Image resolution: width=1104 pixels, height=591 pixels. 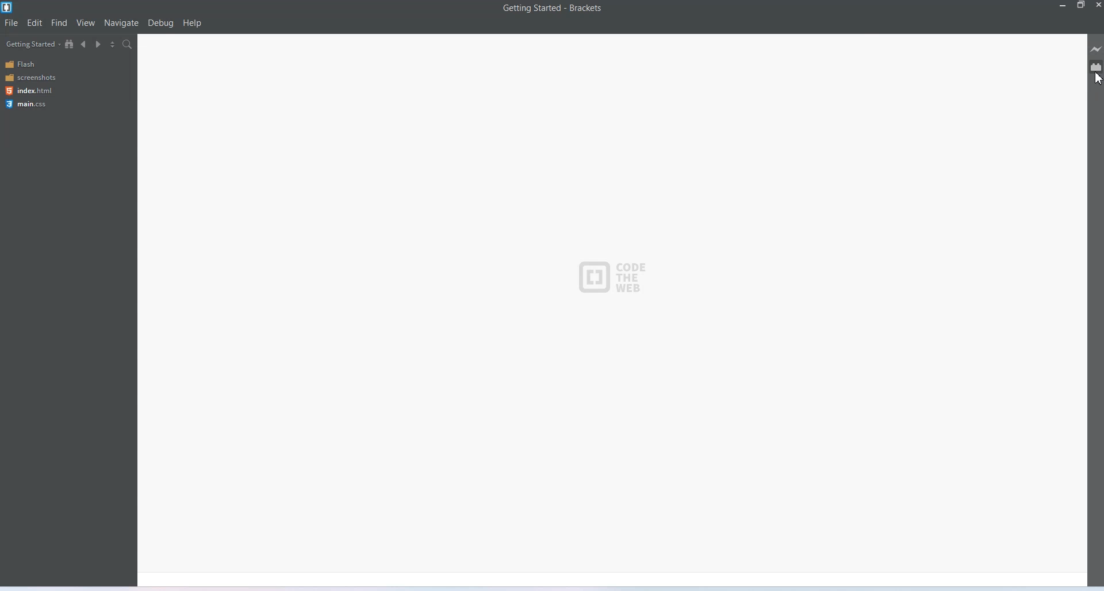 I want to click on Logo, so click(x=8, y=7).